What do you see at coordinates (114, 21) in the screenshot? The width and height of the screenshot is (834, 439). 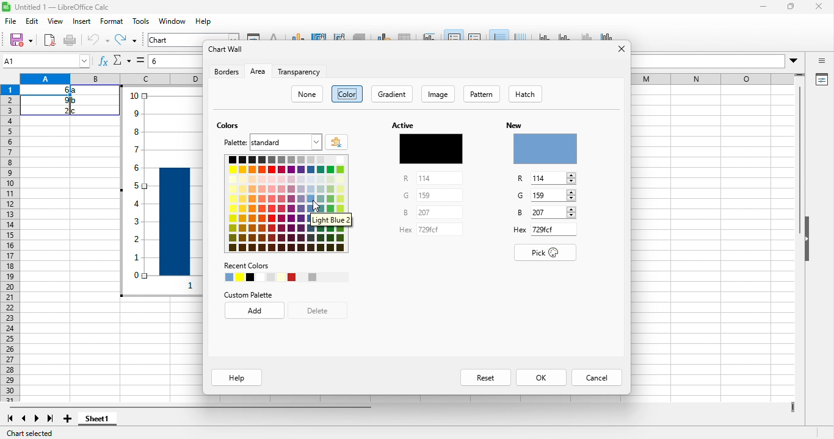 I see `format` at bounding box center [114, 21].